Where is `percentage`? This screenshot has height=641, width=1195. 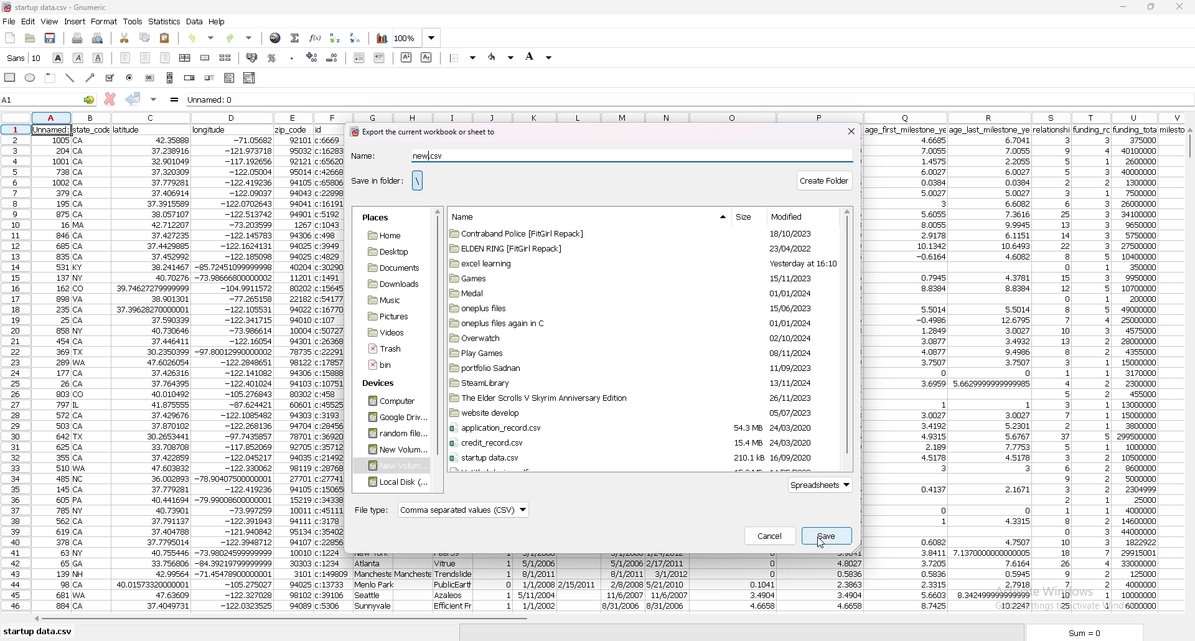 percentage is located at coordinates (273, 58).